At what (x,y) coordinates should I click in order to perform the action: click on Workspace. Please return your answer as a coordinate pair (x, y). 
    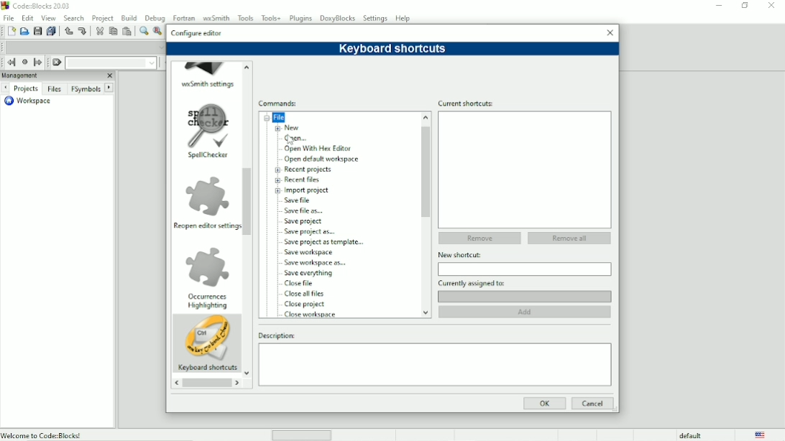
    Looking at the image, I should click on (31, 102).